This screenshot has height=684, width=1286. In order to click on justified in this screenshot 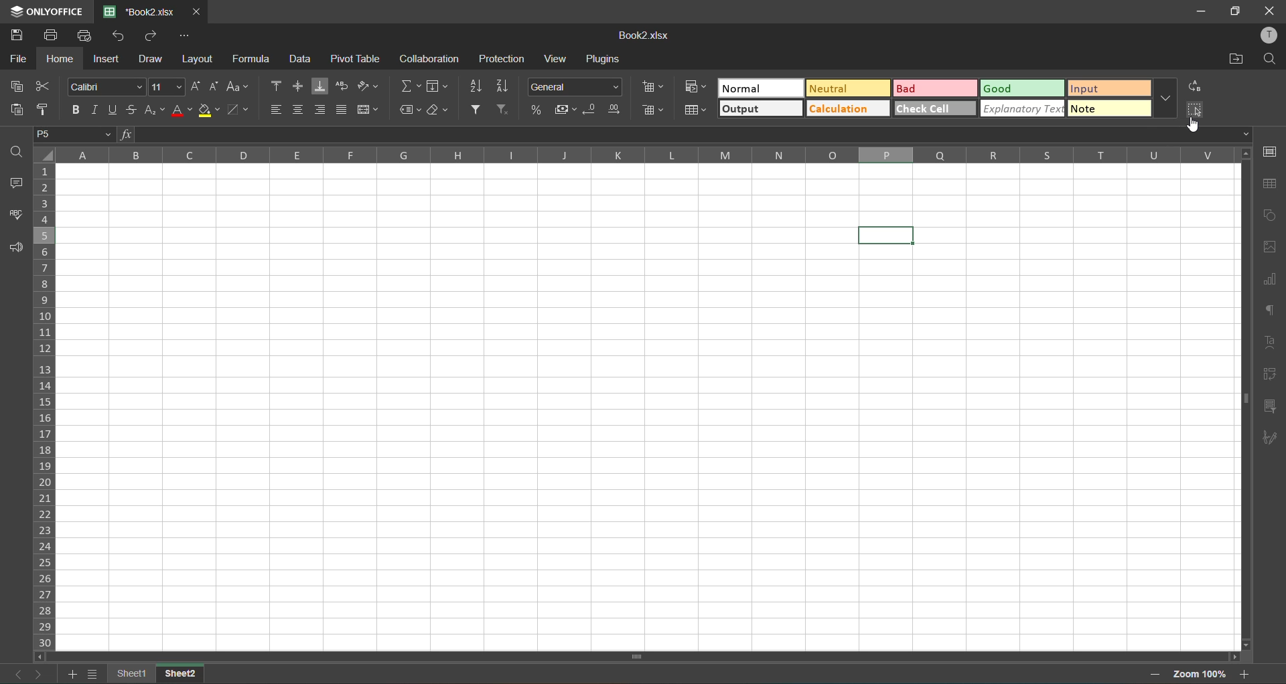, I will do `click(342, 110)`.